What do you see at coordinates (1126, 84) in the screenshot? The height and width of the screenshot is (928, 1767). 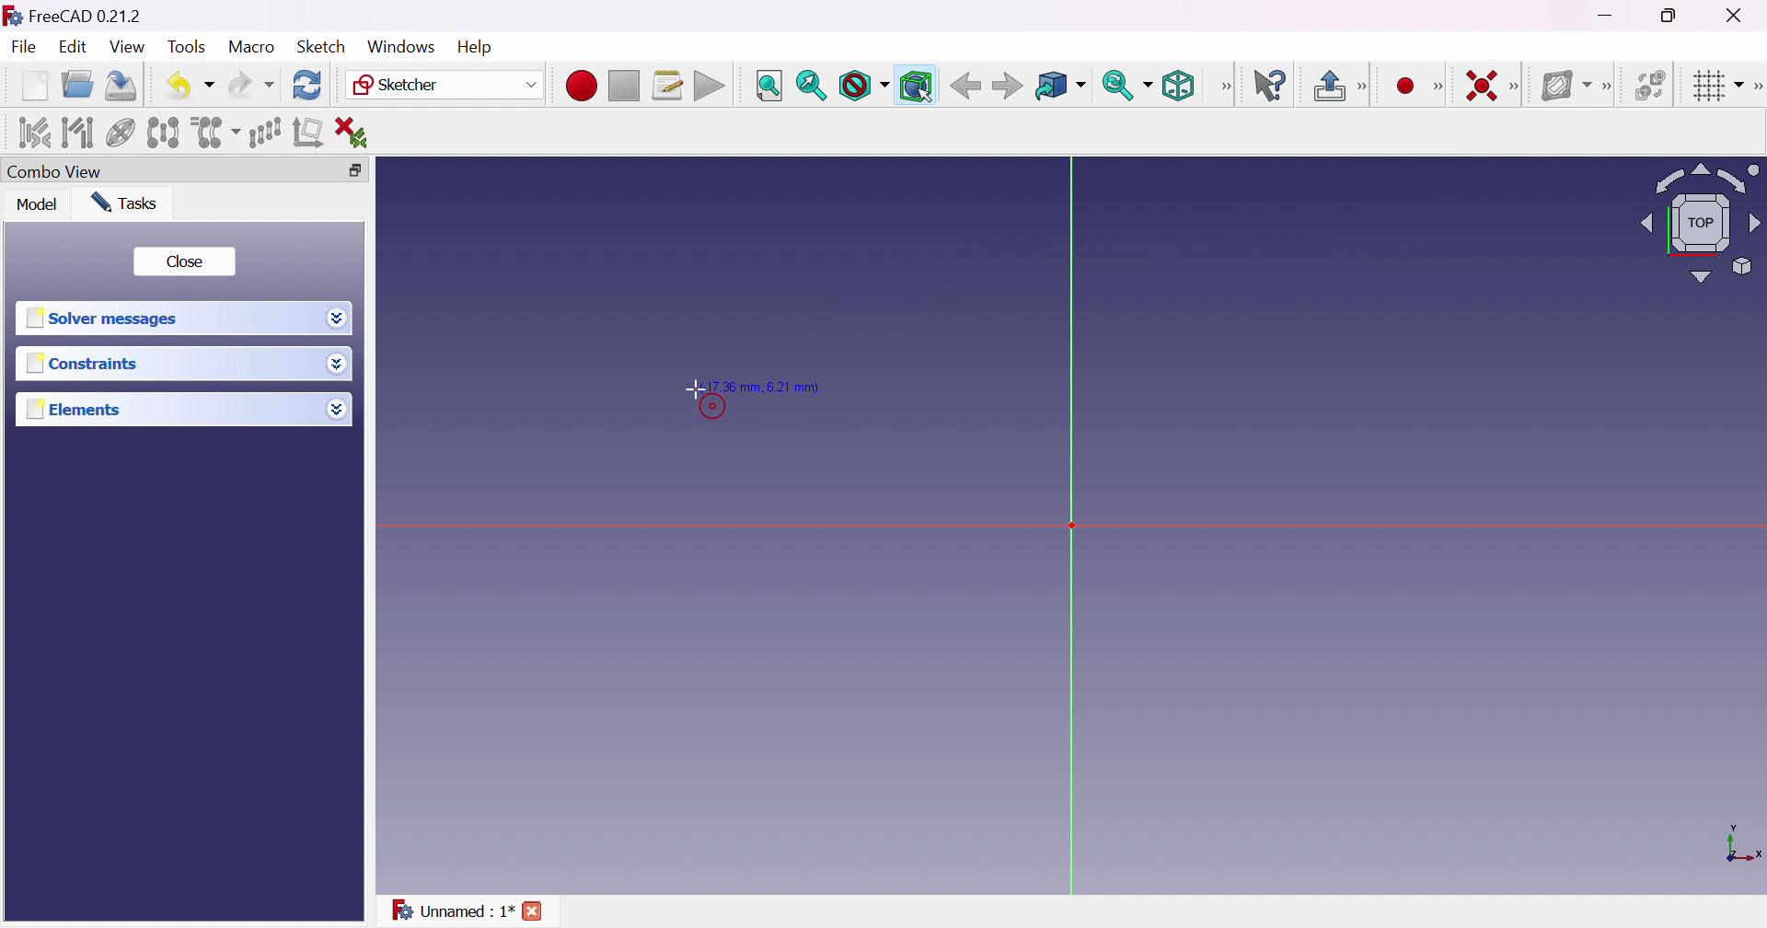 I see `Sync view` at bounding box center [1126, 84].